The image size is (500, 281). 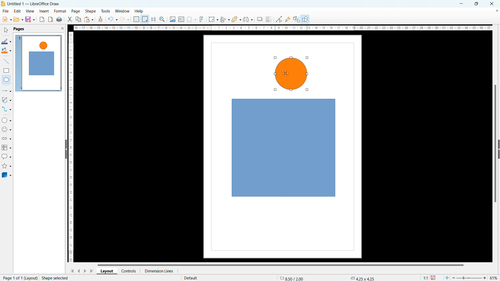 What do you see at coordinates (12, 278) in the screenshot?
I see `current page` at bounding box center [12, 278].